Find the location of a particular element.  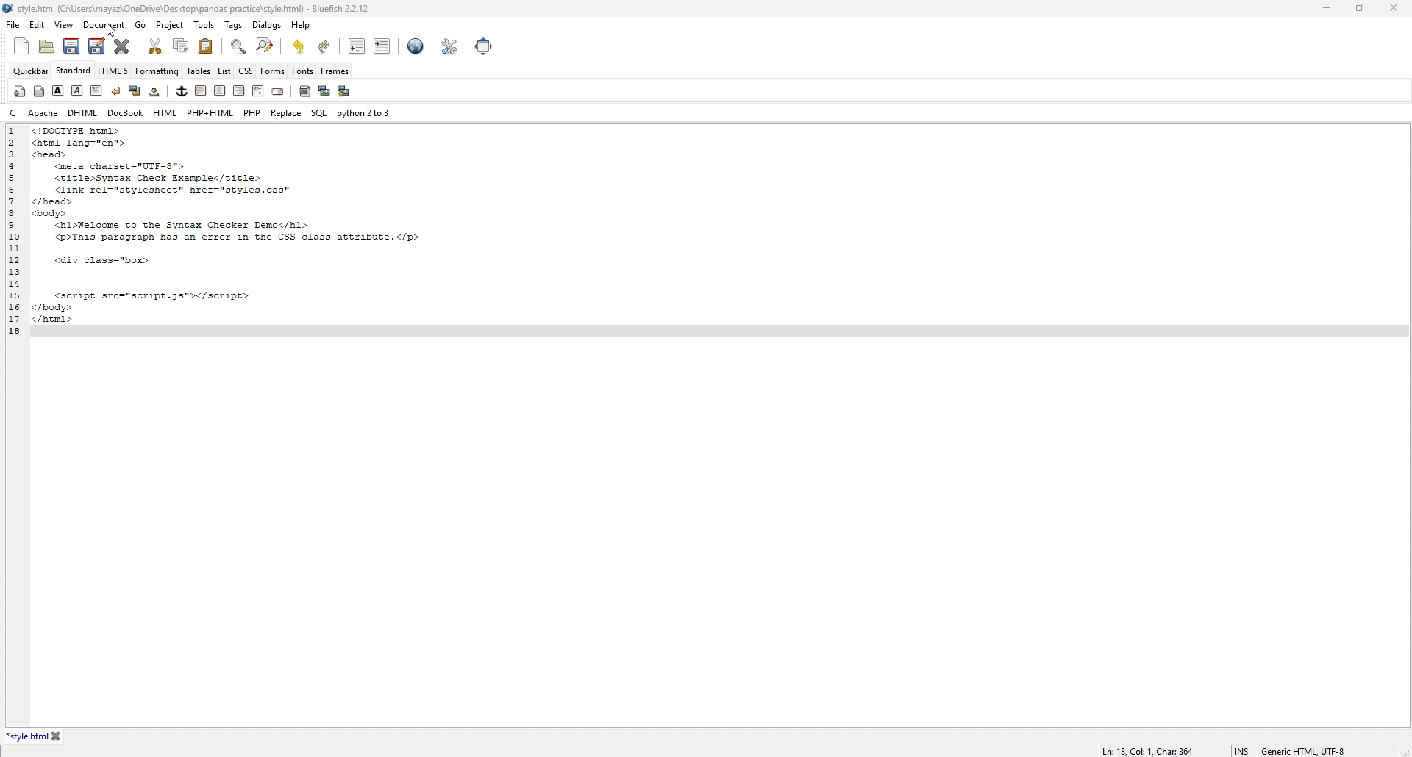

dialogs is located at coordinates (267, 25).